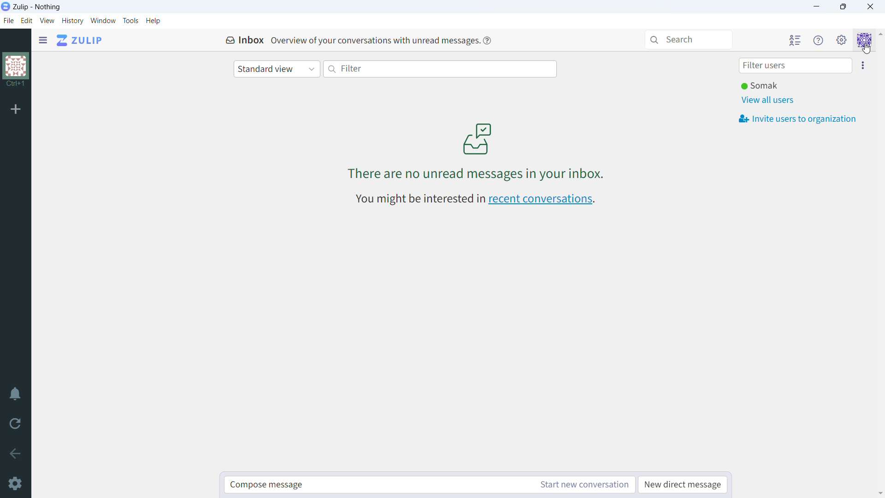 This screenshot has height=498, width=885. Describe the element at coordinates (879, 34) in the screenshot. I see `scroll up` at that location.